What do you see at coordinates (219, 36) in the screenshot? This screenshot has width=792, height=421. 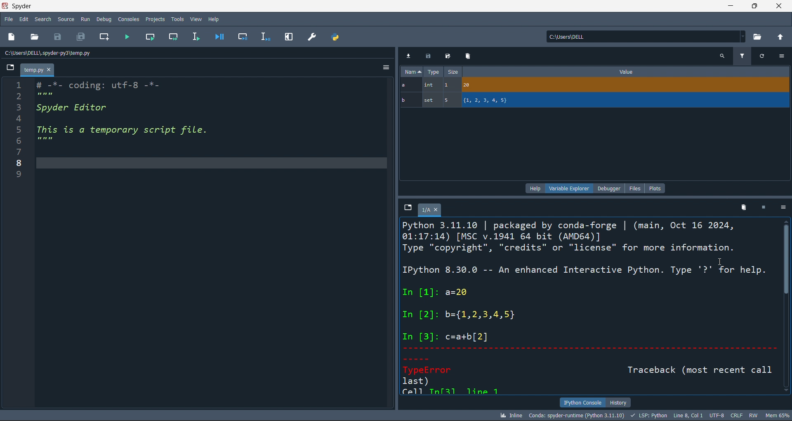 I see `debug file` at bounding box center [219, 36].